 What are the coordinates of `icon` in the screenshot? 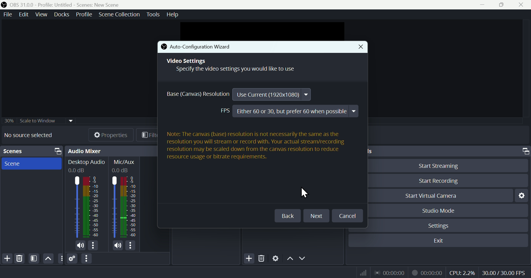 It's located at (4, 5).